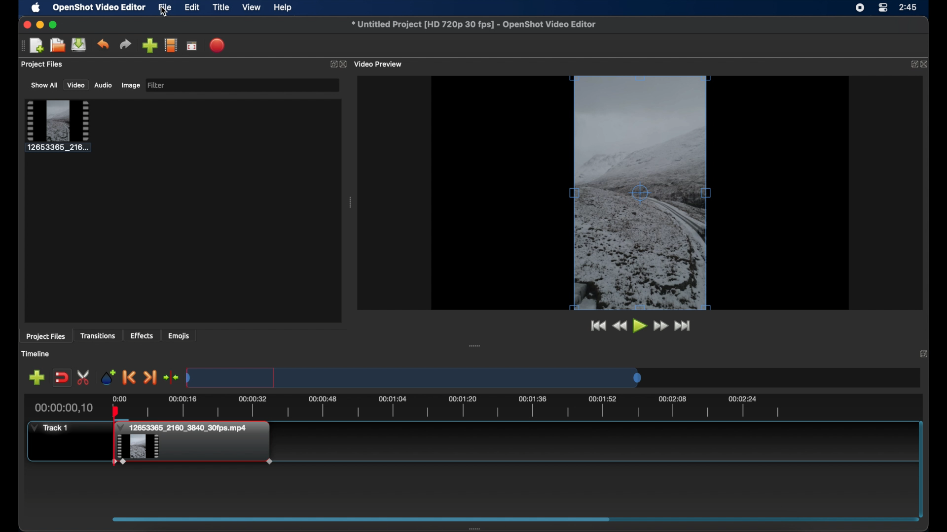 This screenshot has width=947, height=532. What do you see at coordinates (79, 45) in the screenshot?
I see `save project` at bounding box center [79, 45].